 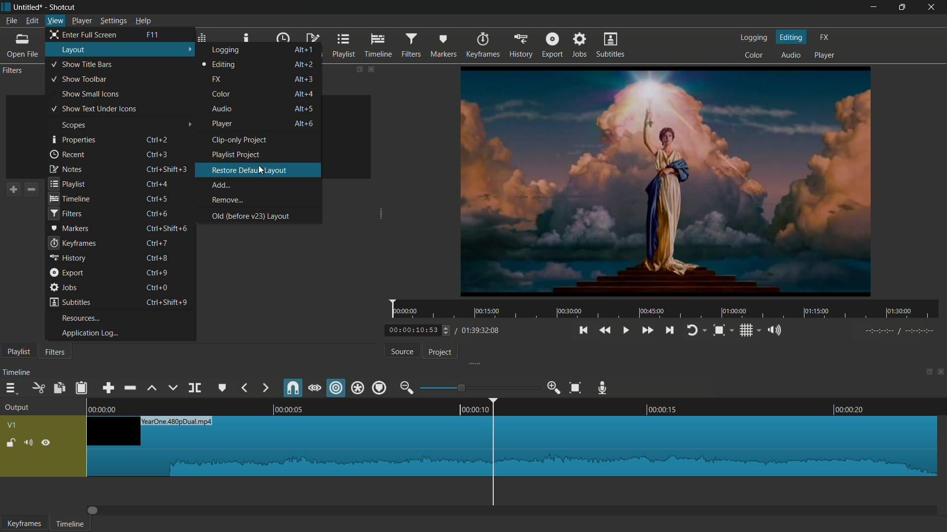 I want to click on close filters, so click(x=371, y=69).